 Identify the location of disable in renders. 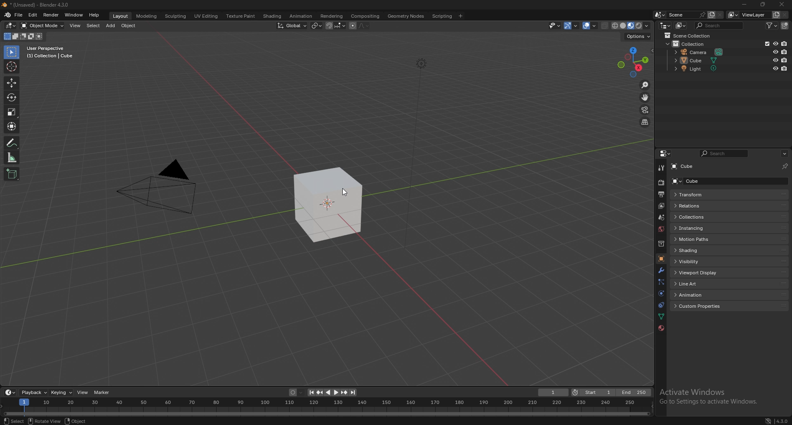
(785, 68).